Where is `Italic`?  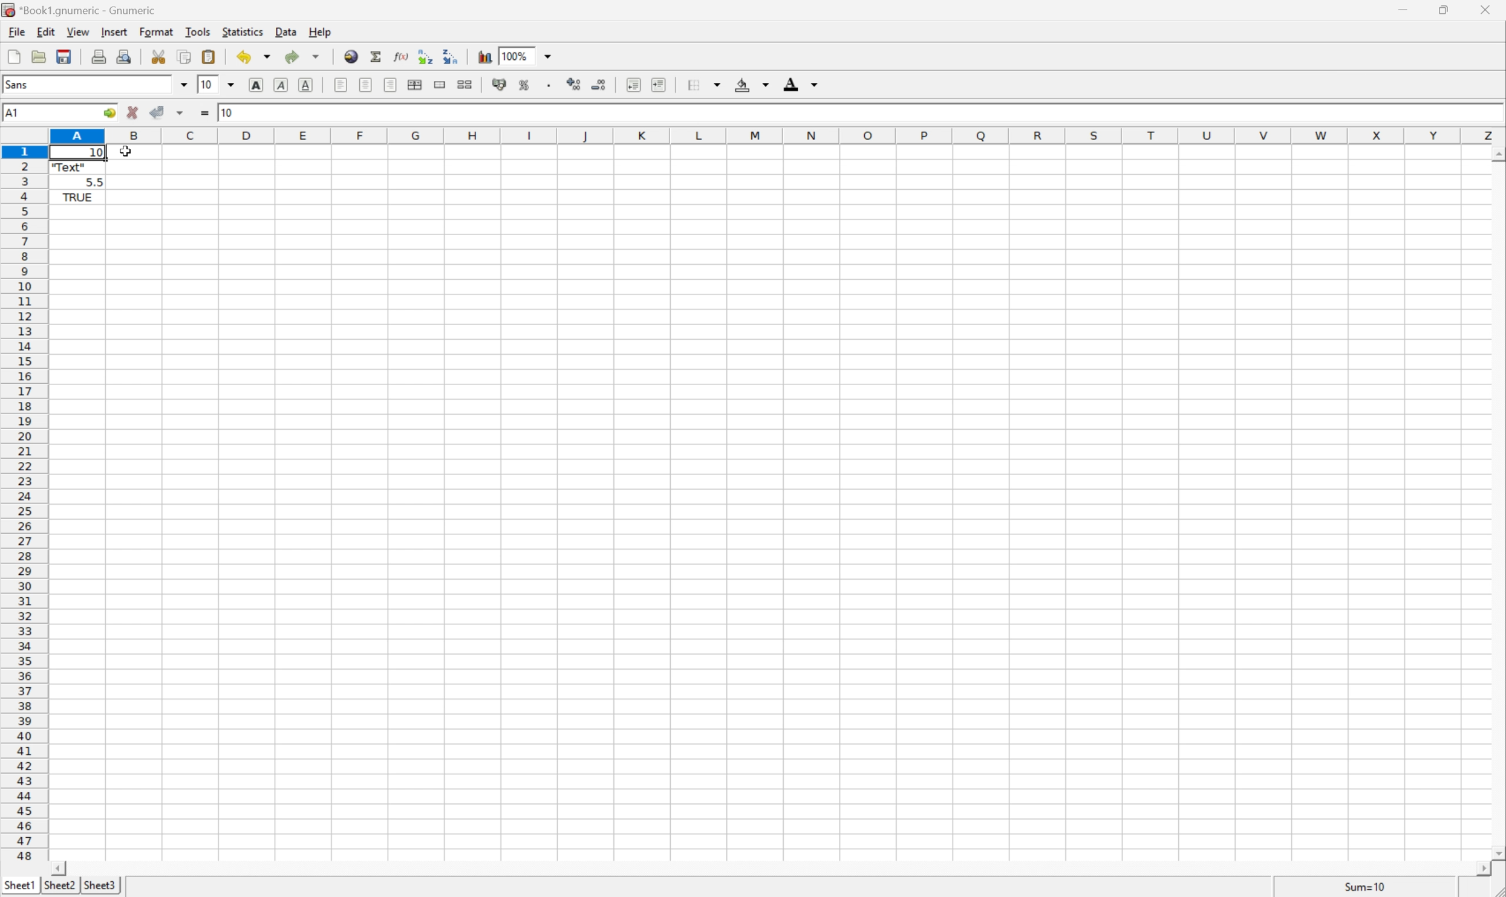 Italic is located at coordinates (279, 85).